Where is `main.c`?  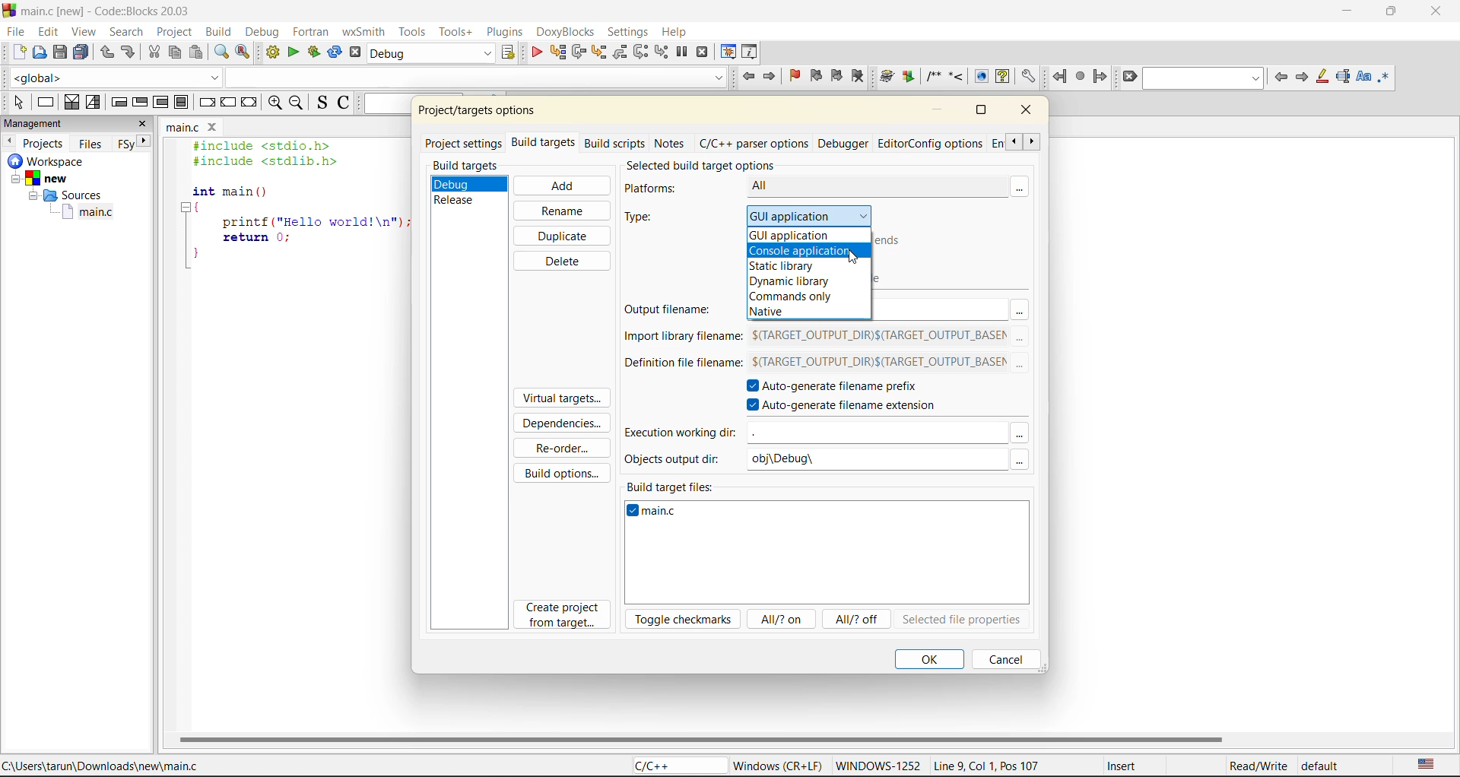 main.c is located at coordinates (91, 214).